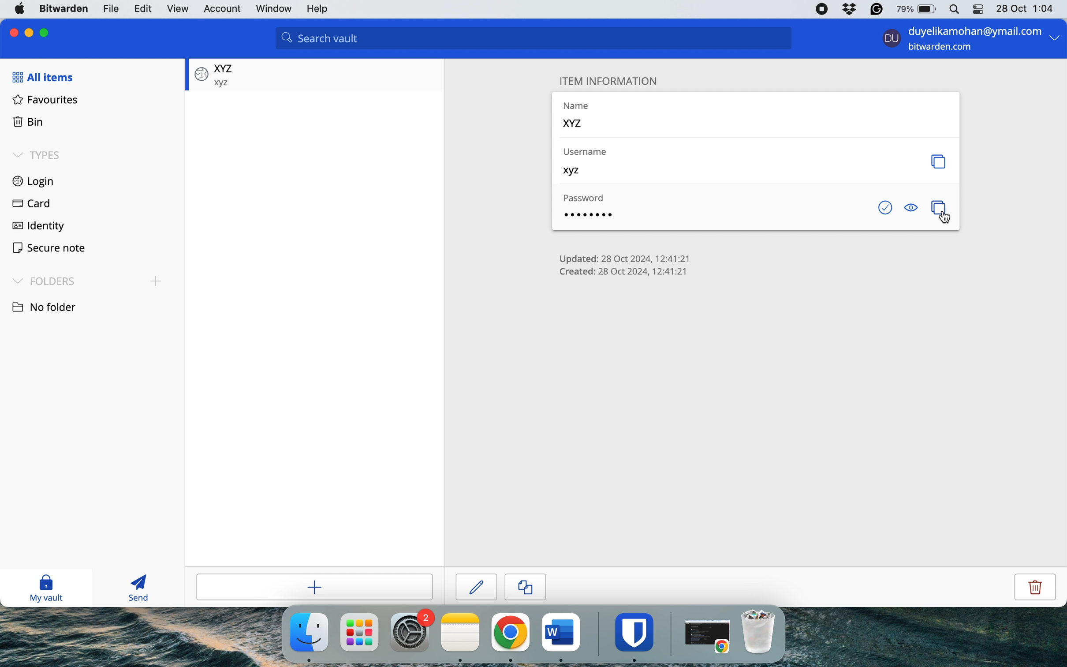 The image size is (1067, 667). Describe the element at coordinates (911, 208) in the screenshot. I see `toggle visibility` at that location.